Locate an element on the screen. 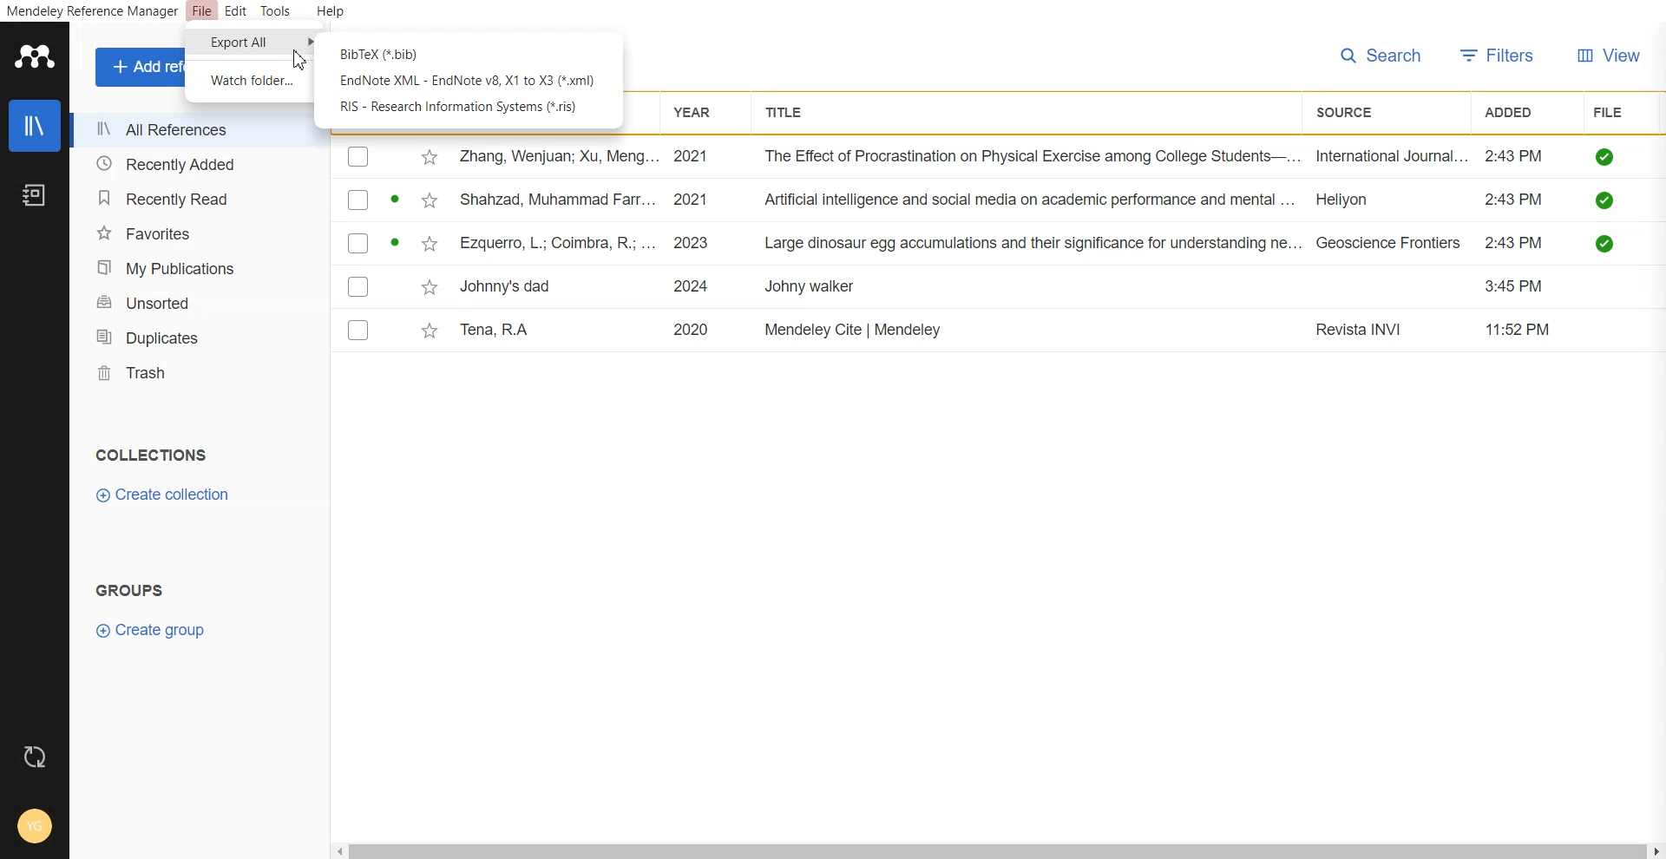  2:43PM is located at coordinates (1515, 156).